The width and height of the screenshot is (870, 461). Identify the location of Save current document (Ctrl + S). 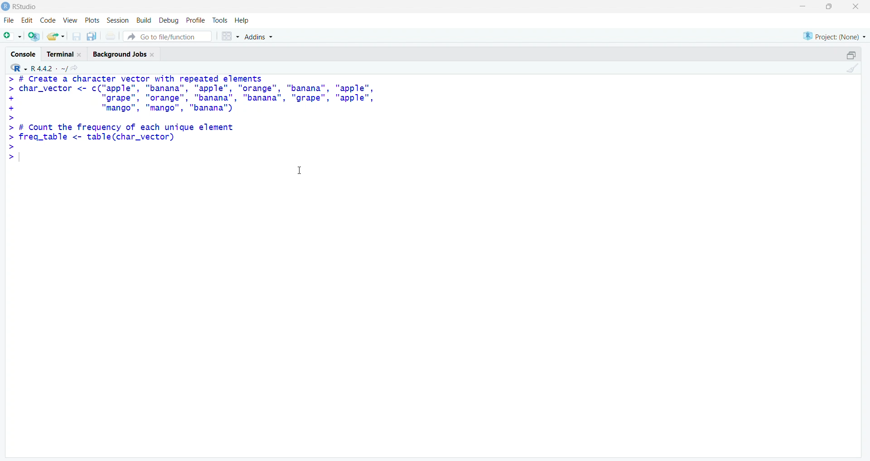
(76, 36).